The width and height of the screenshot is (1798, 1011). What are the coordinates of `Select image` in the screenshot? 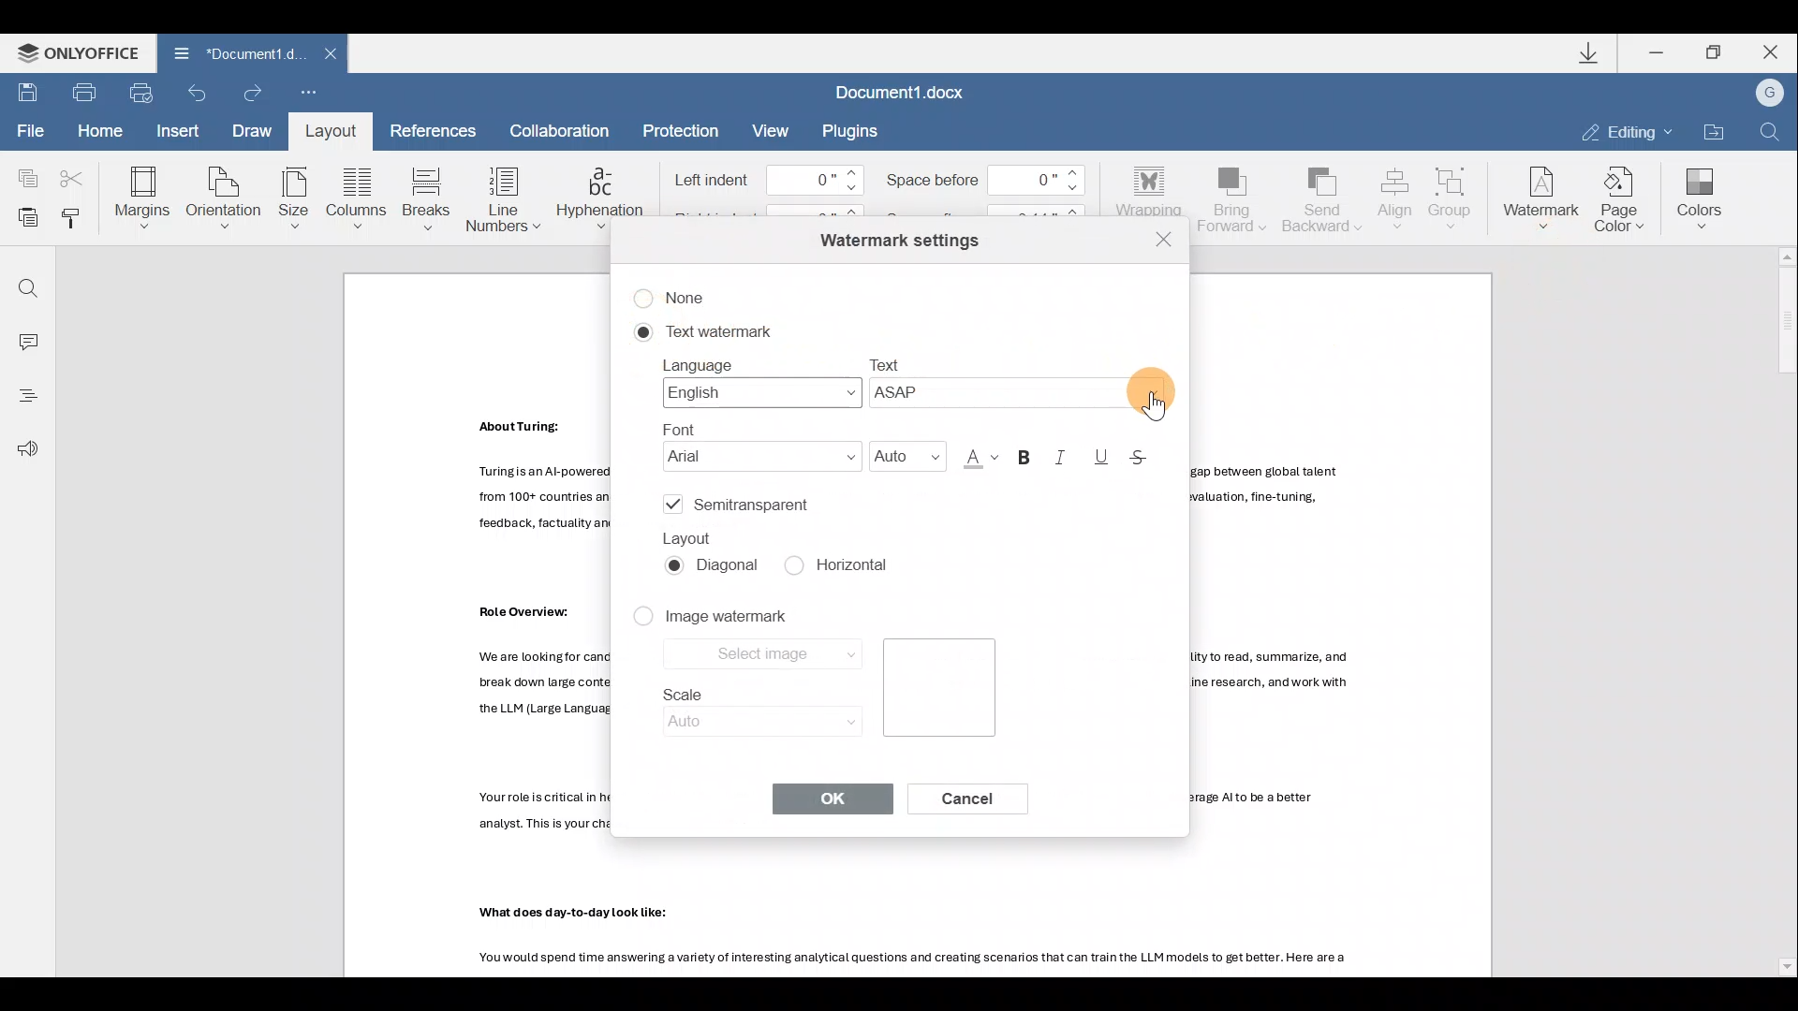 It's located at (760, 656).